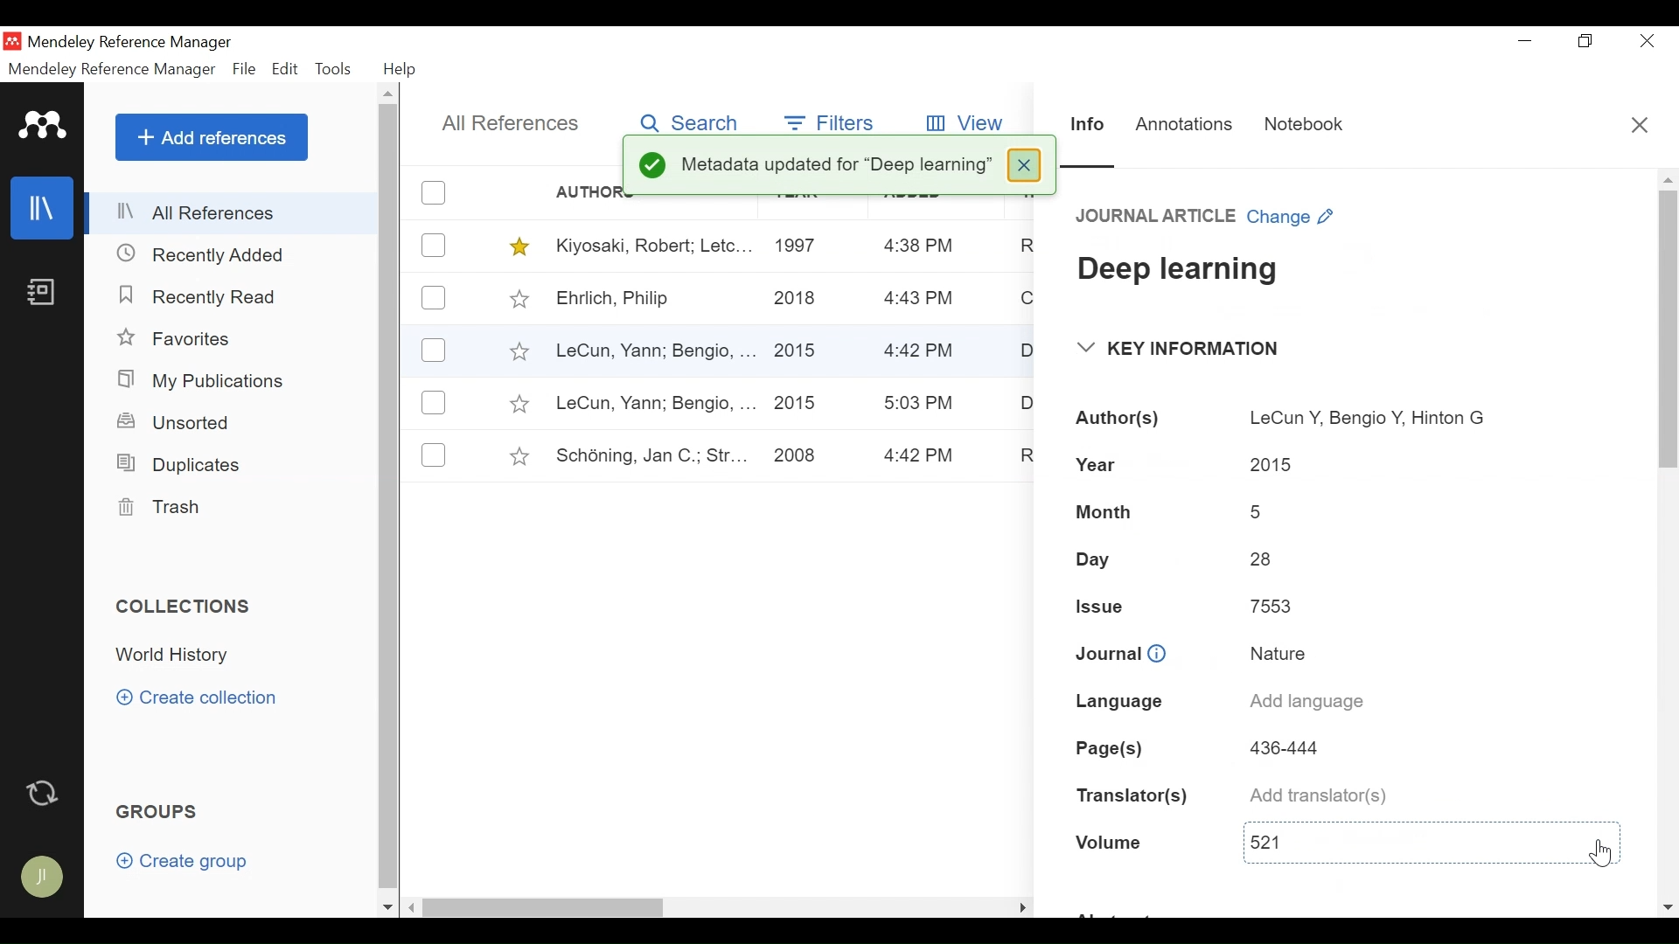 The image size is (1679, 944). What do you see at coordinates (652, 300) in the screenshot?
I see `Ehrlich, Philip` at bounding box center [652, 300].